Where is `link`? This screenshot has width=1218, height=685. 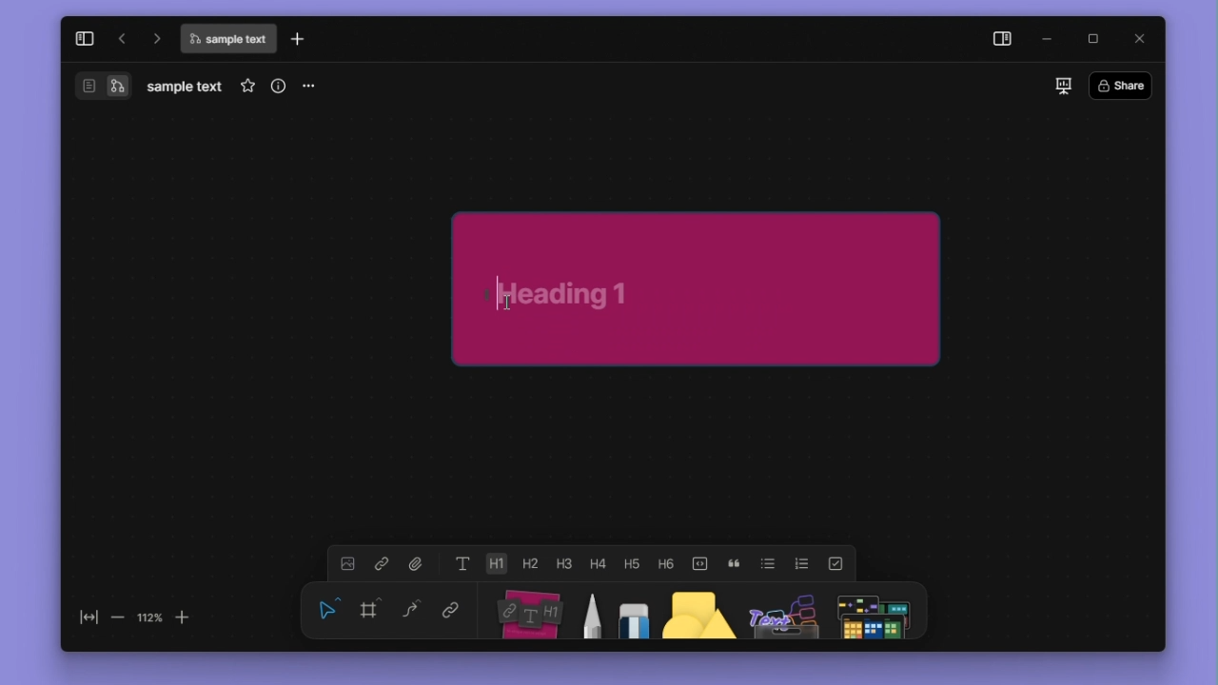
link is located at coordinates (451, 608).